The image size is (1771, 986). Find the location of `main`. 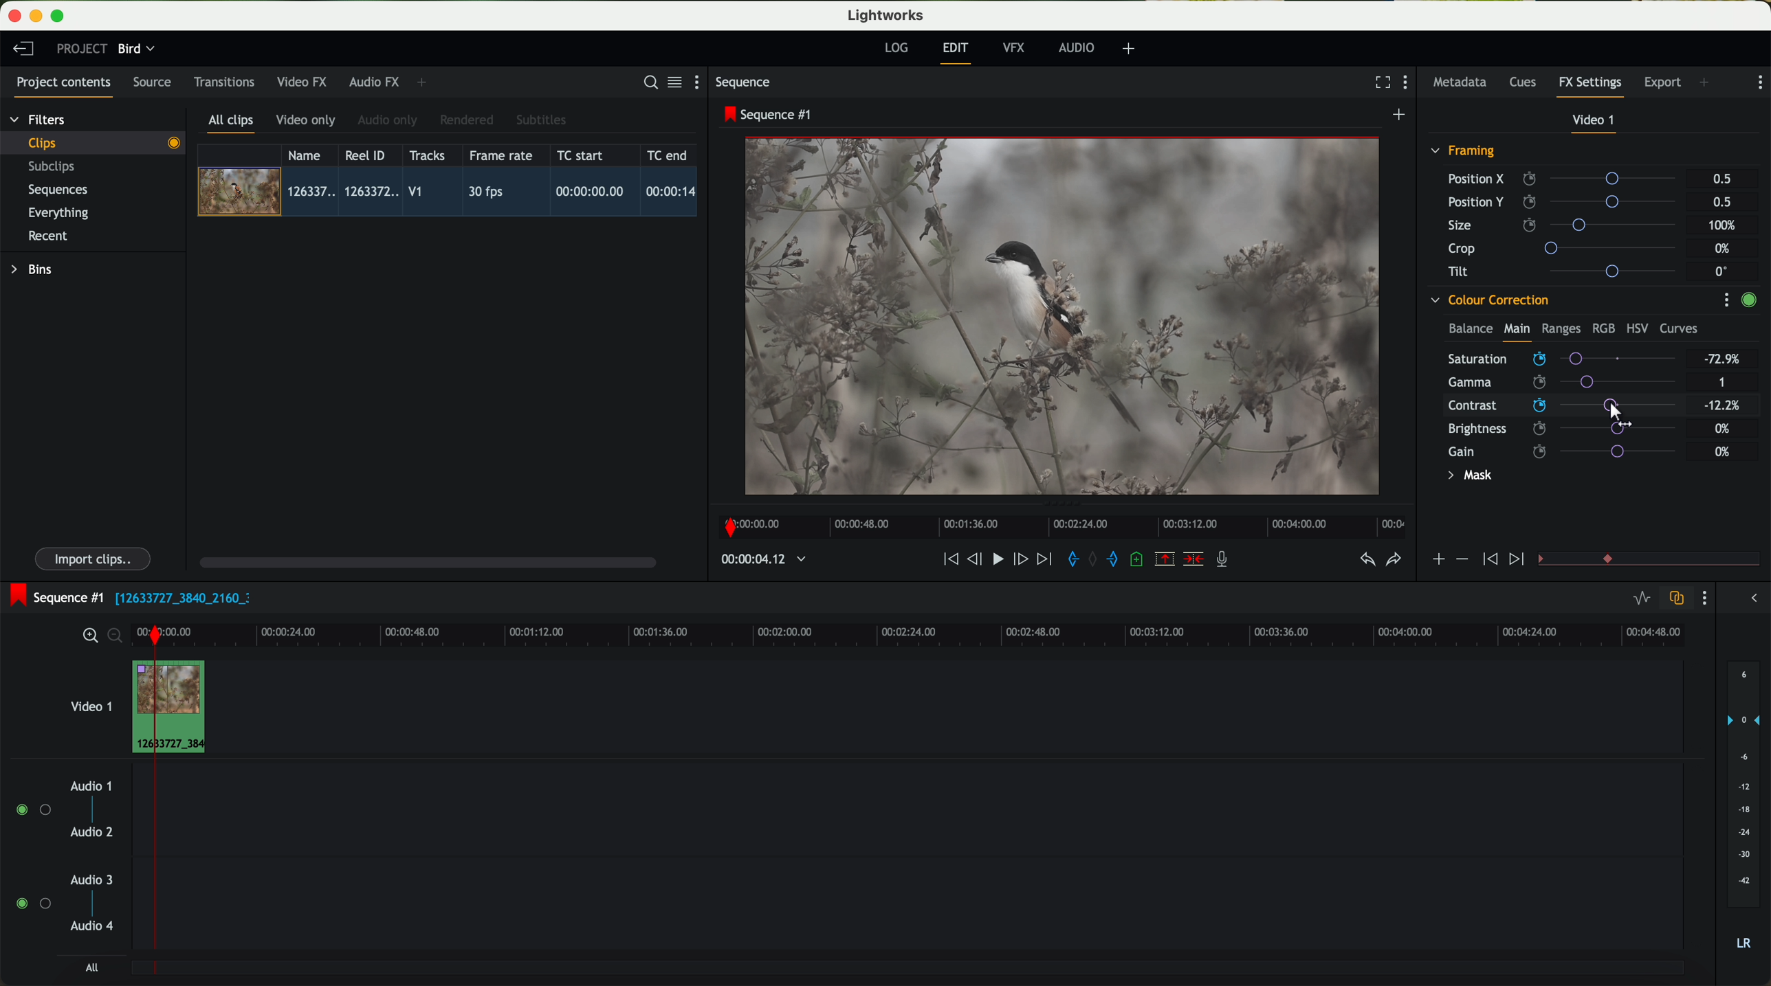

main is located at coordinates (1517, 331).